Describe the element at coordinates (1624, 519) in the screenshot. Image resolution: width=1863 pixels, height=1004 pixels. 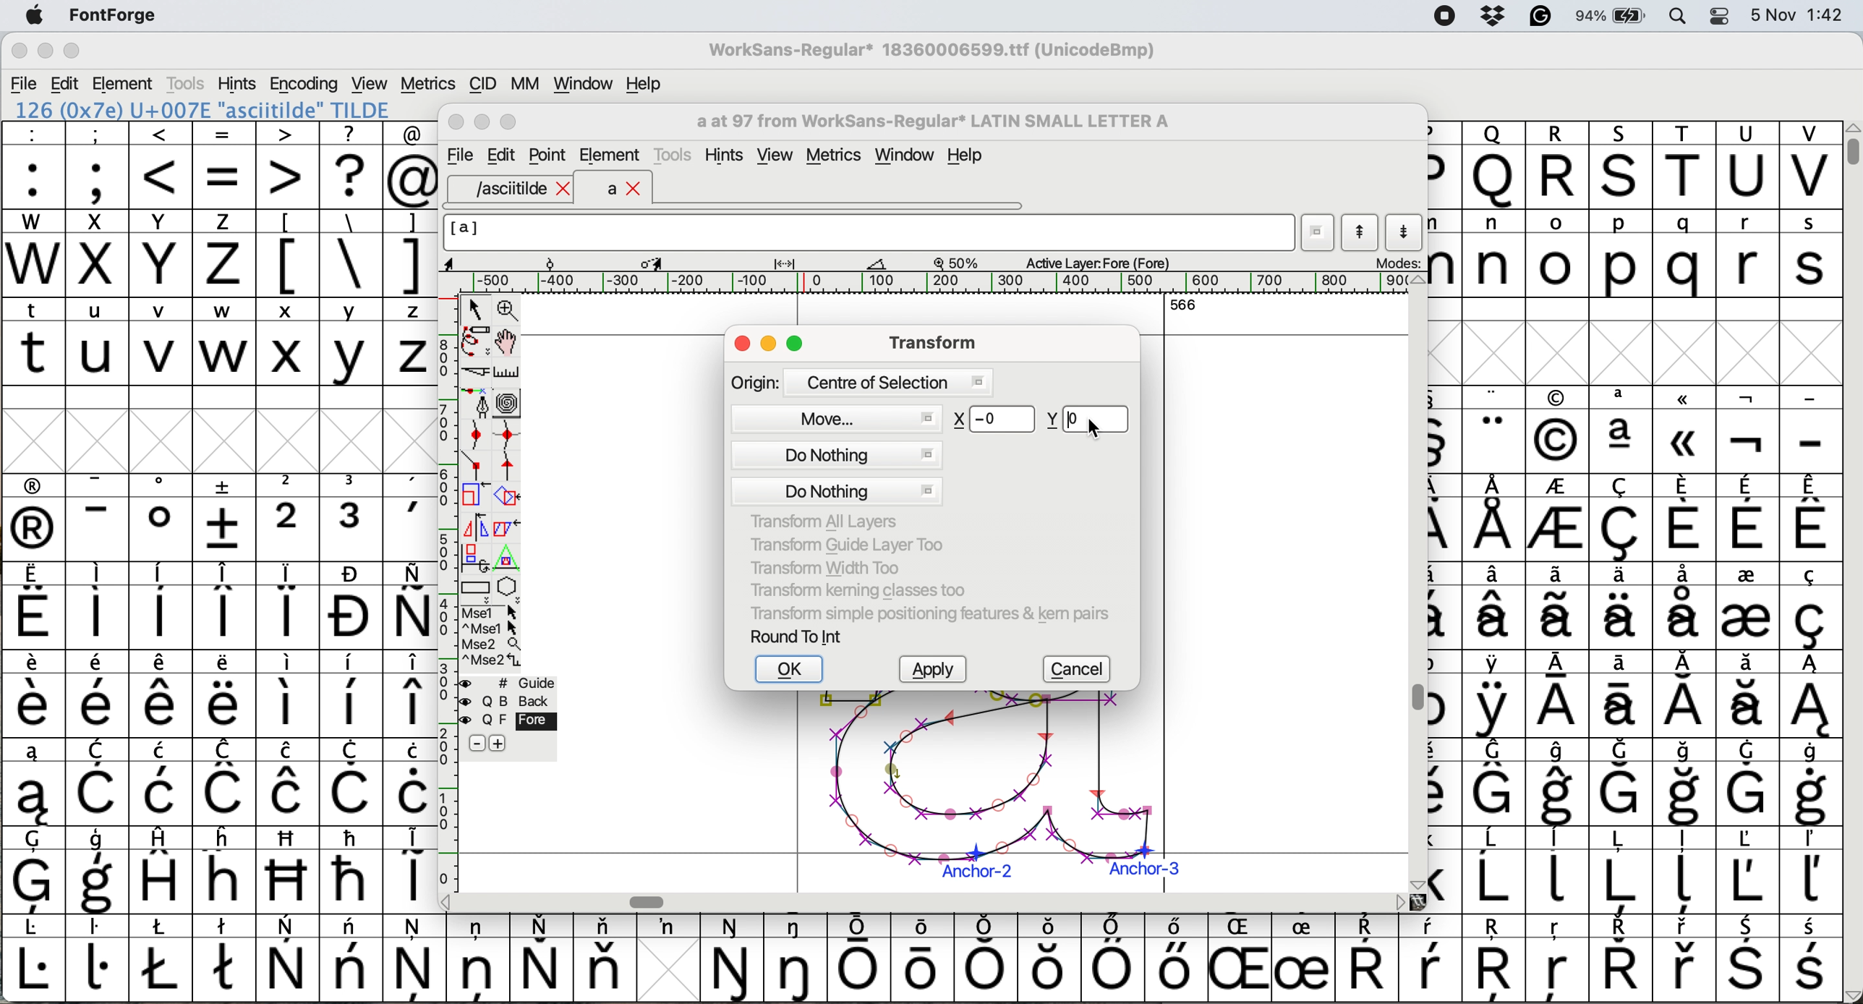
I see `symbol` at that location.